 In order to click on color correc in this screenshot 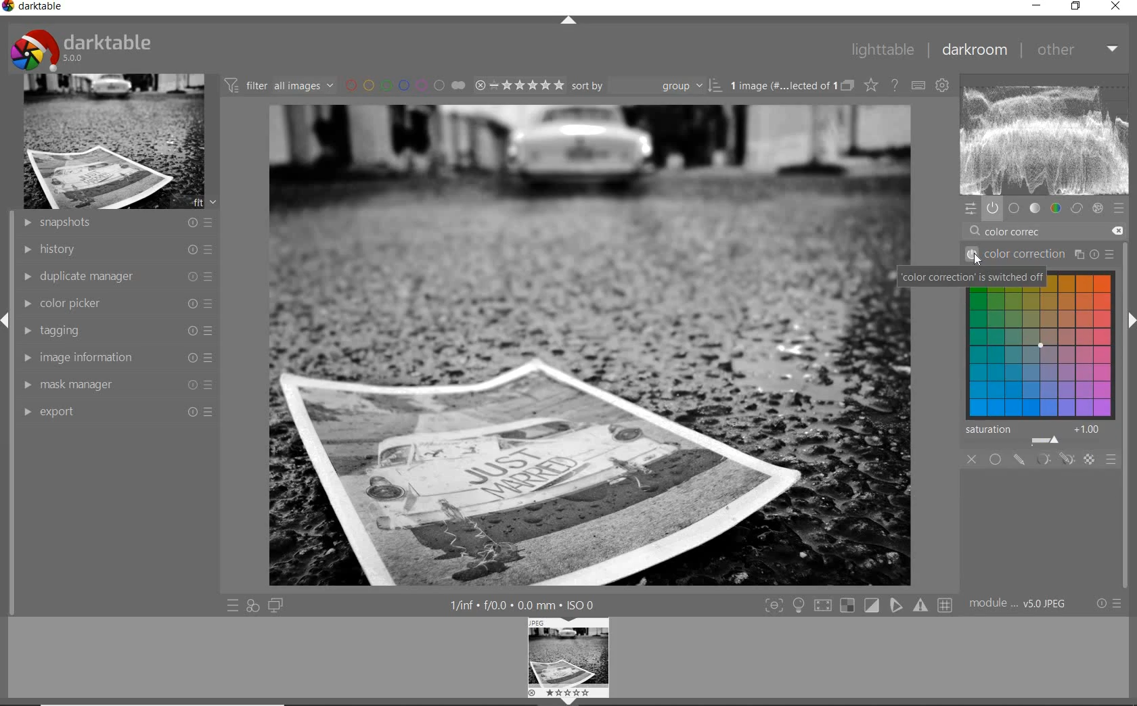, I will do `click(1023, 233)`.